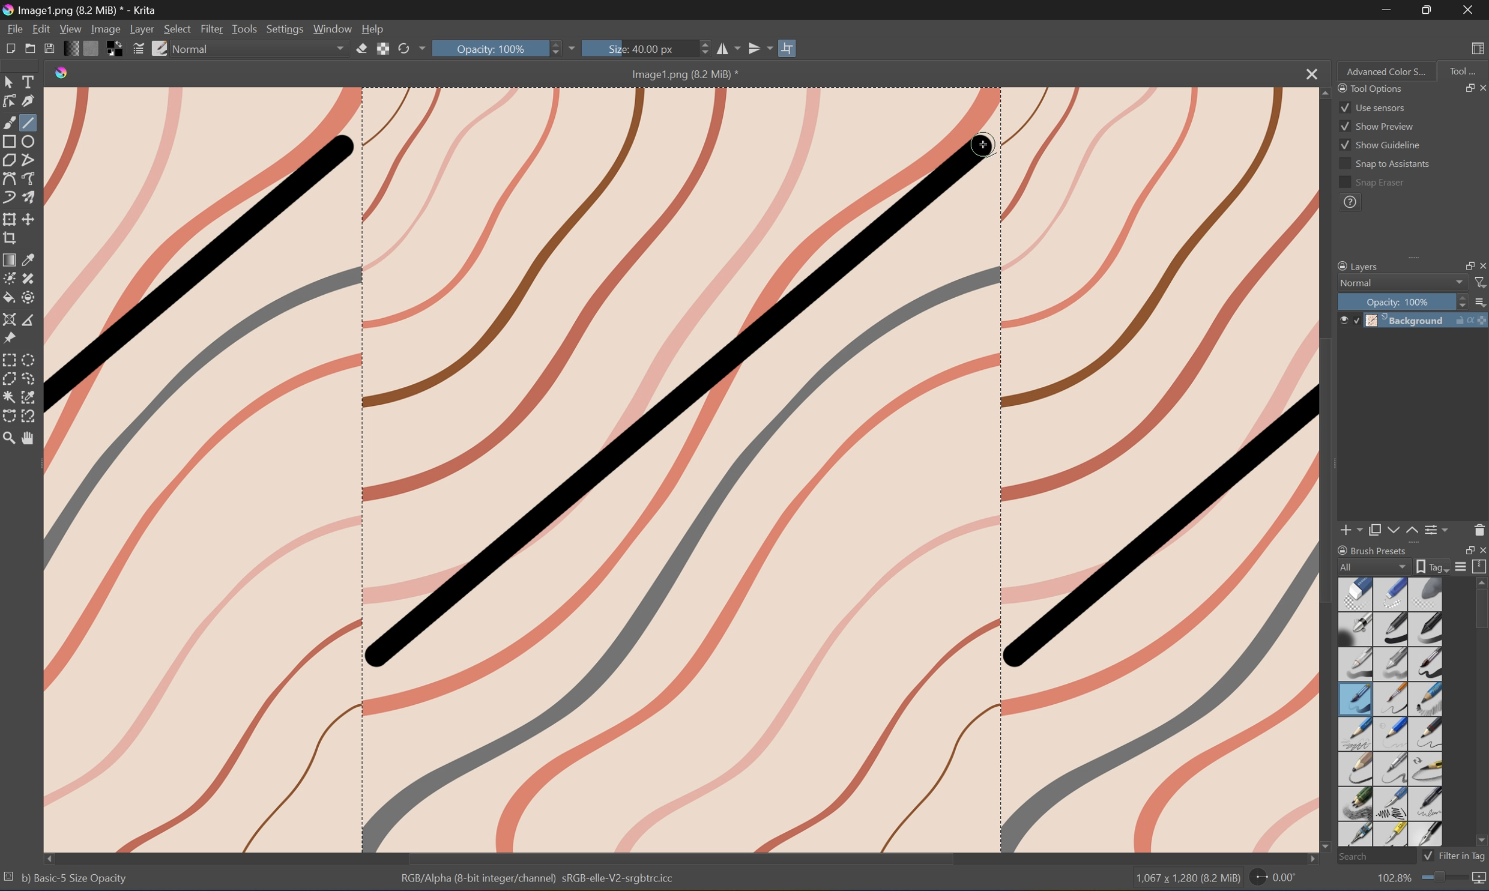 The width and height of the screenshot is (1489, 891). I want to click on Image1.png (8.2 MB), so click(680, 74).